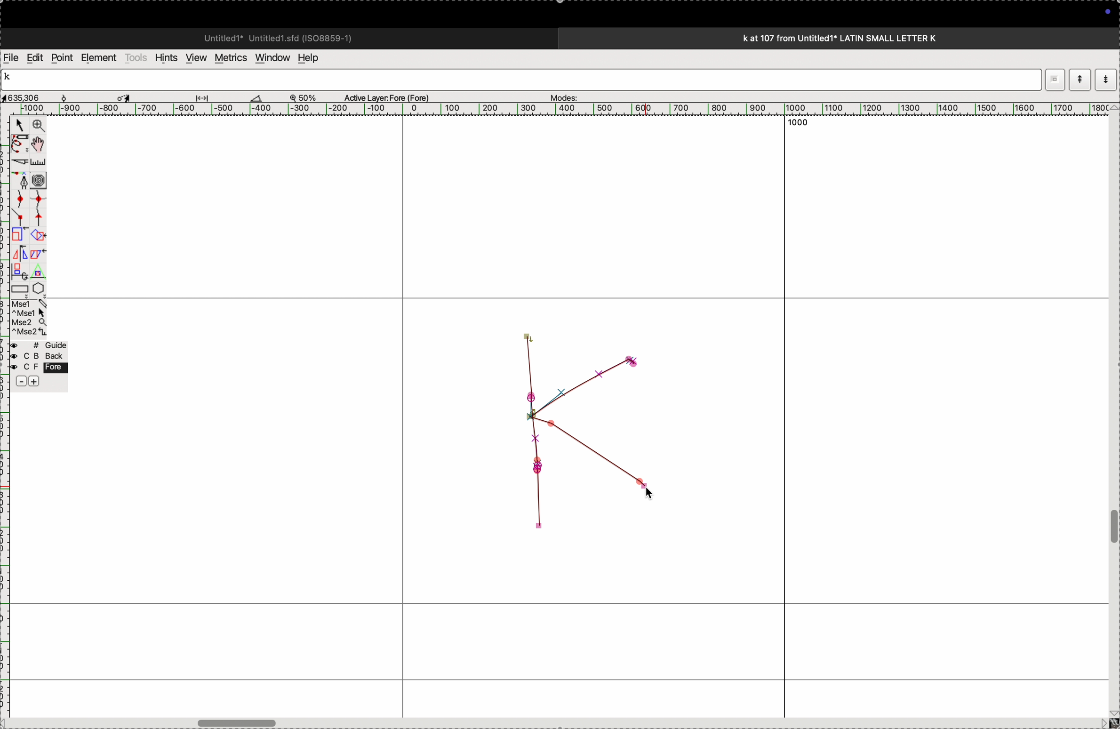 This screenshot has width=1120, height=729. I want to click on cursor, so click(651, 491).